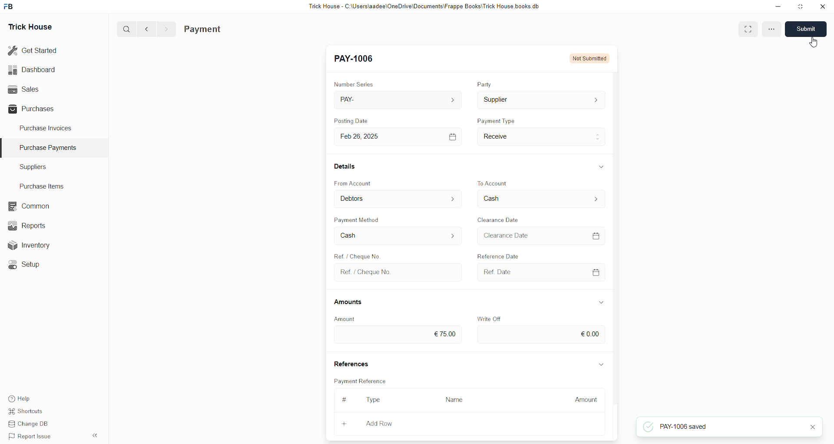  I want to click on close, so click(823, 7).